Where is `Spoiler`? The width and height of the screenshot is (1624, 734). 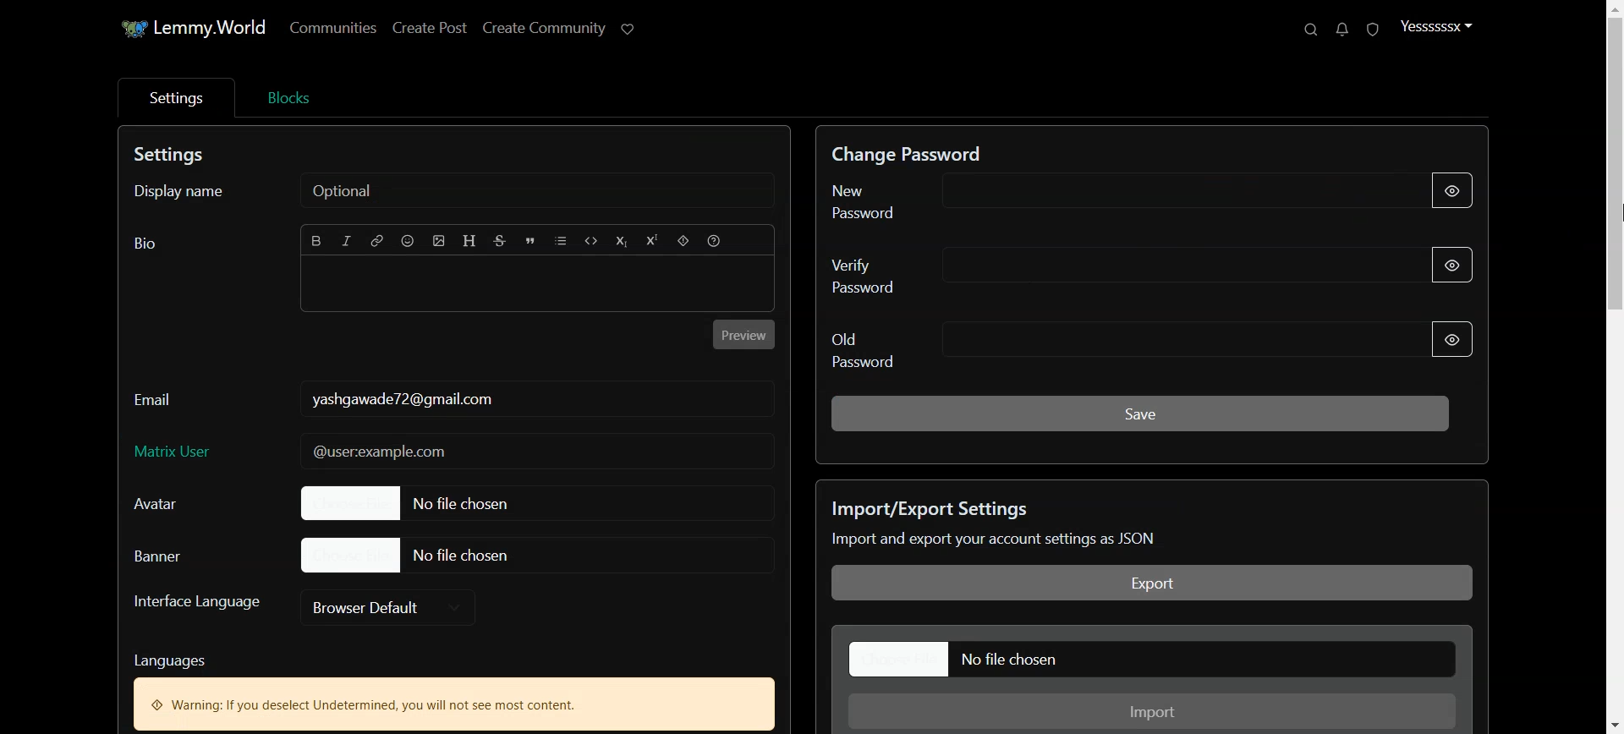 Spoiler is located at coordinates (683, 241).